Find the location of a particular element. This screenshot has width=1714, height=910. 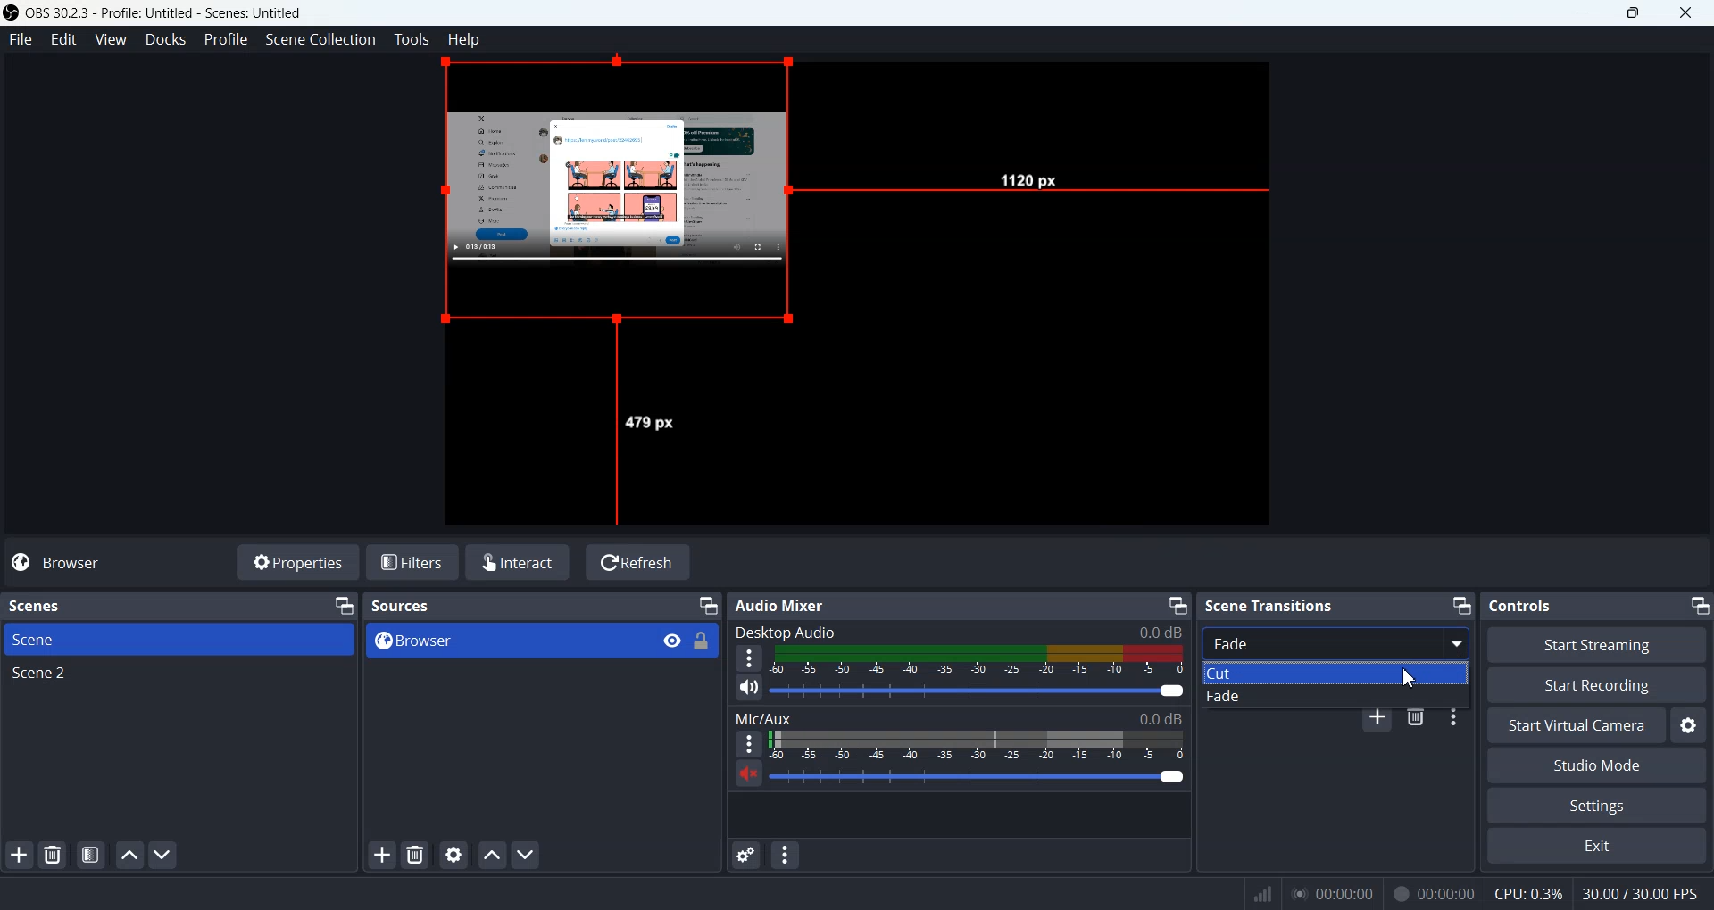

Move source down is located at coordinates (526, 855).